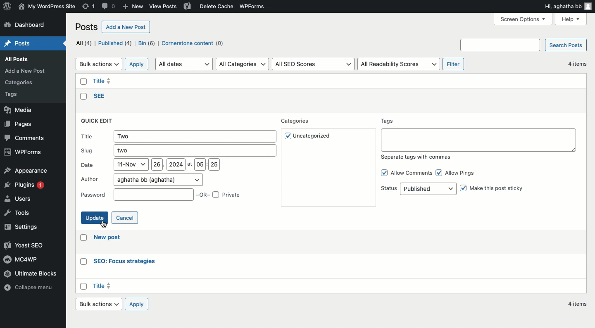  What do you see at coordinates (188, 7) in the screenshot?
I see `Yoast` at bounding box center [188, 7].